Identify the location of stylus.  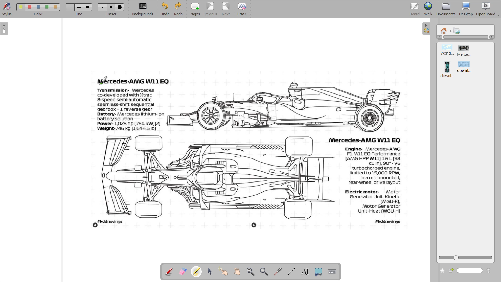
(7, 9).